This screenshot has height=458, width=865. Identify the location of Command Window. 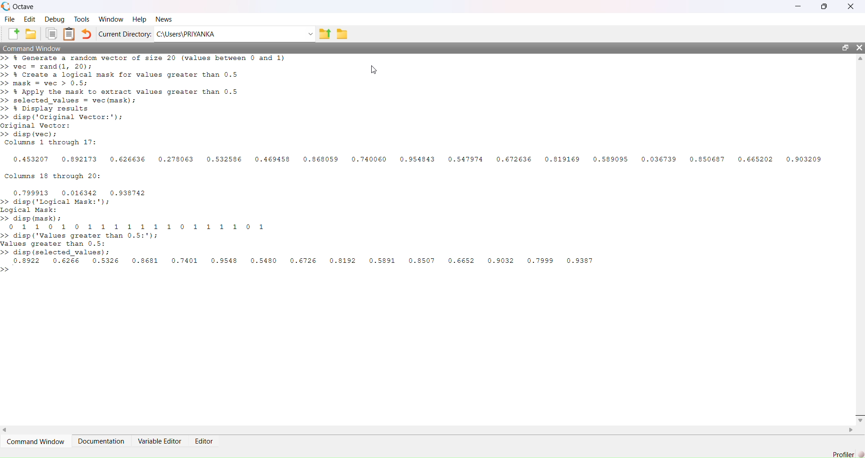
(38, 441).